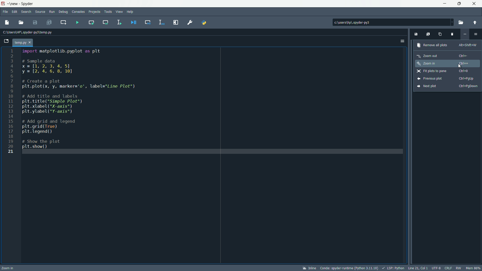 The height and width of the screenshot is (271, 482). I want to click on rw, so click(458, 267).